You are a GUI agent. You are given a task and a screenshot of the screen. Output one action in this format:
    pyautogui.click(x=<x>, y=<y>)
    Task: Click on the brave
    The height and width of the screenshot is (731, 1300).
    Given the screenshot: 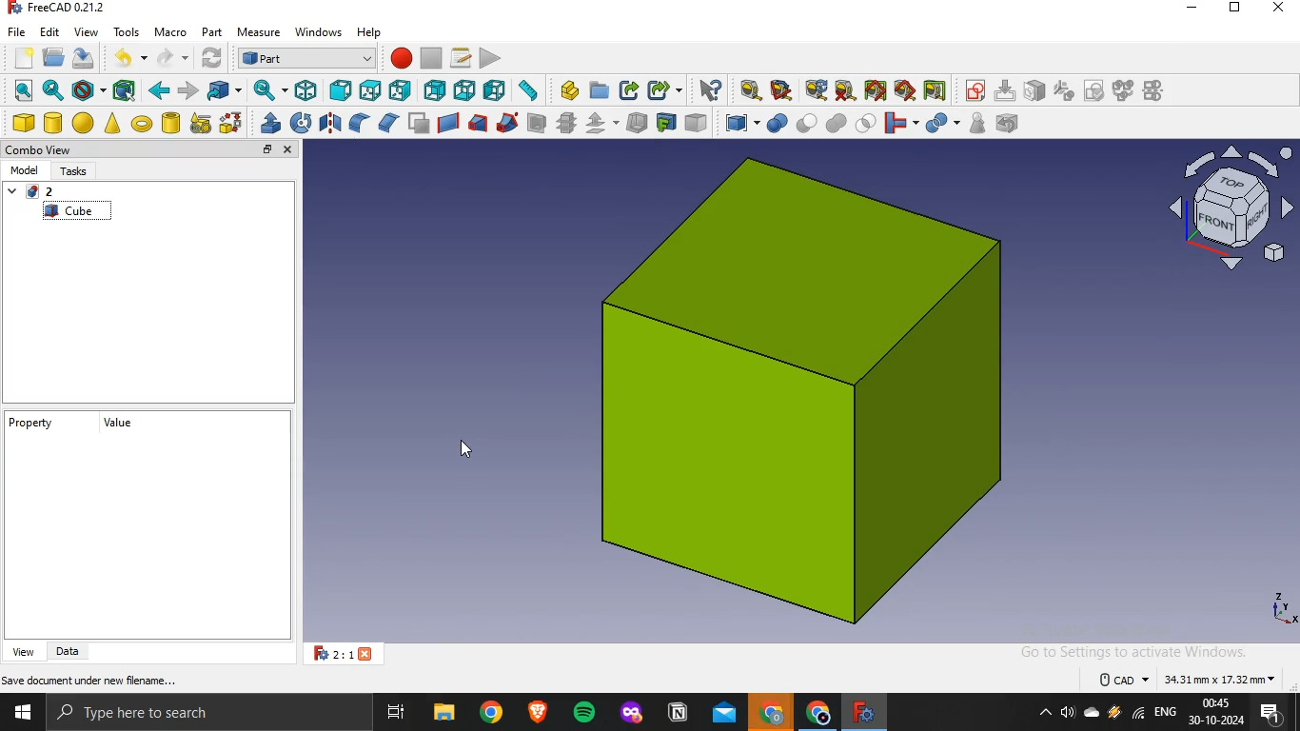 What is the action you would take?
    pyautogui.click(x=538, y=712)
    